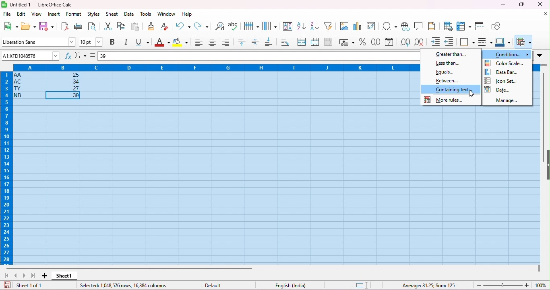 The height and width of the screenshot is (290, 550). What do you see at coordinates (145, 14) in the screenshot?
I see `tools` at bounding box center [145, 14].